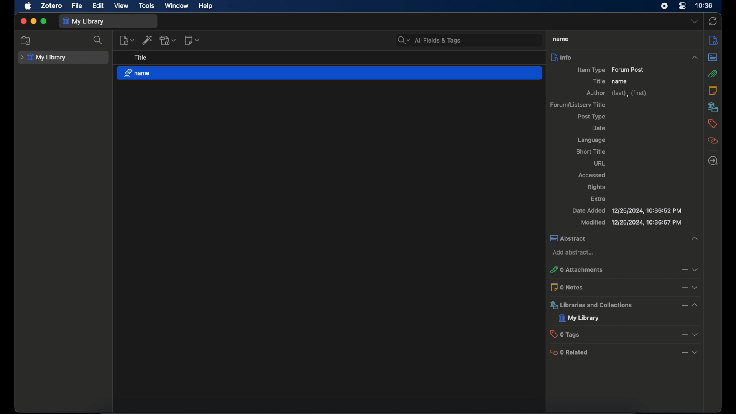 This screenshot has width=736, height=414. Describe the element at coordinates (591, 140) in the screenshot. I see `language` at that location.